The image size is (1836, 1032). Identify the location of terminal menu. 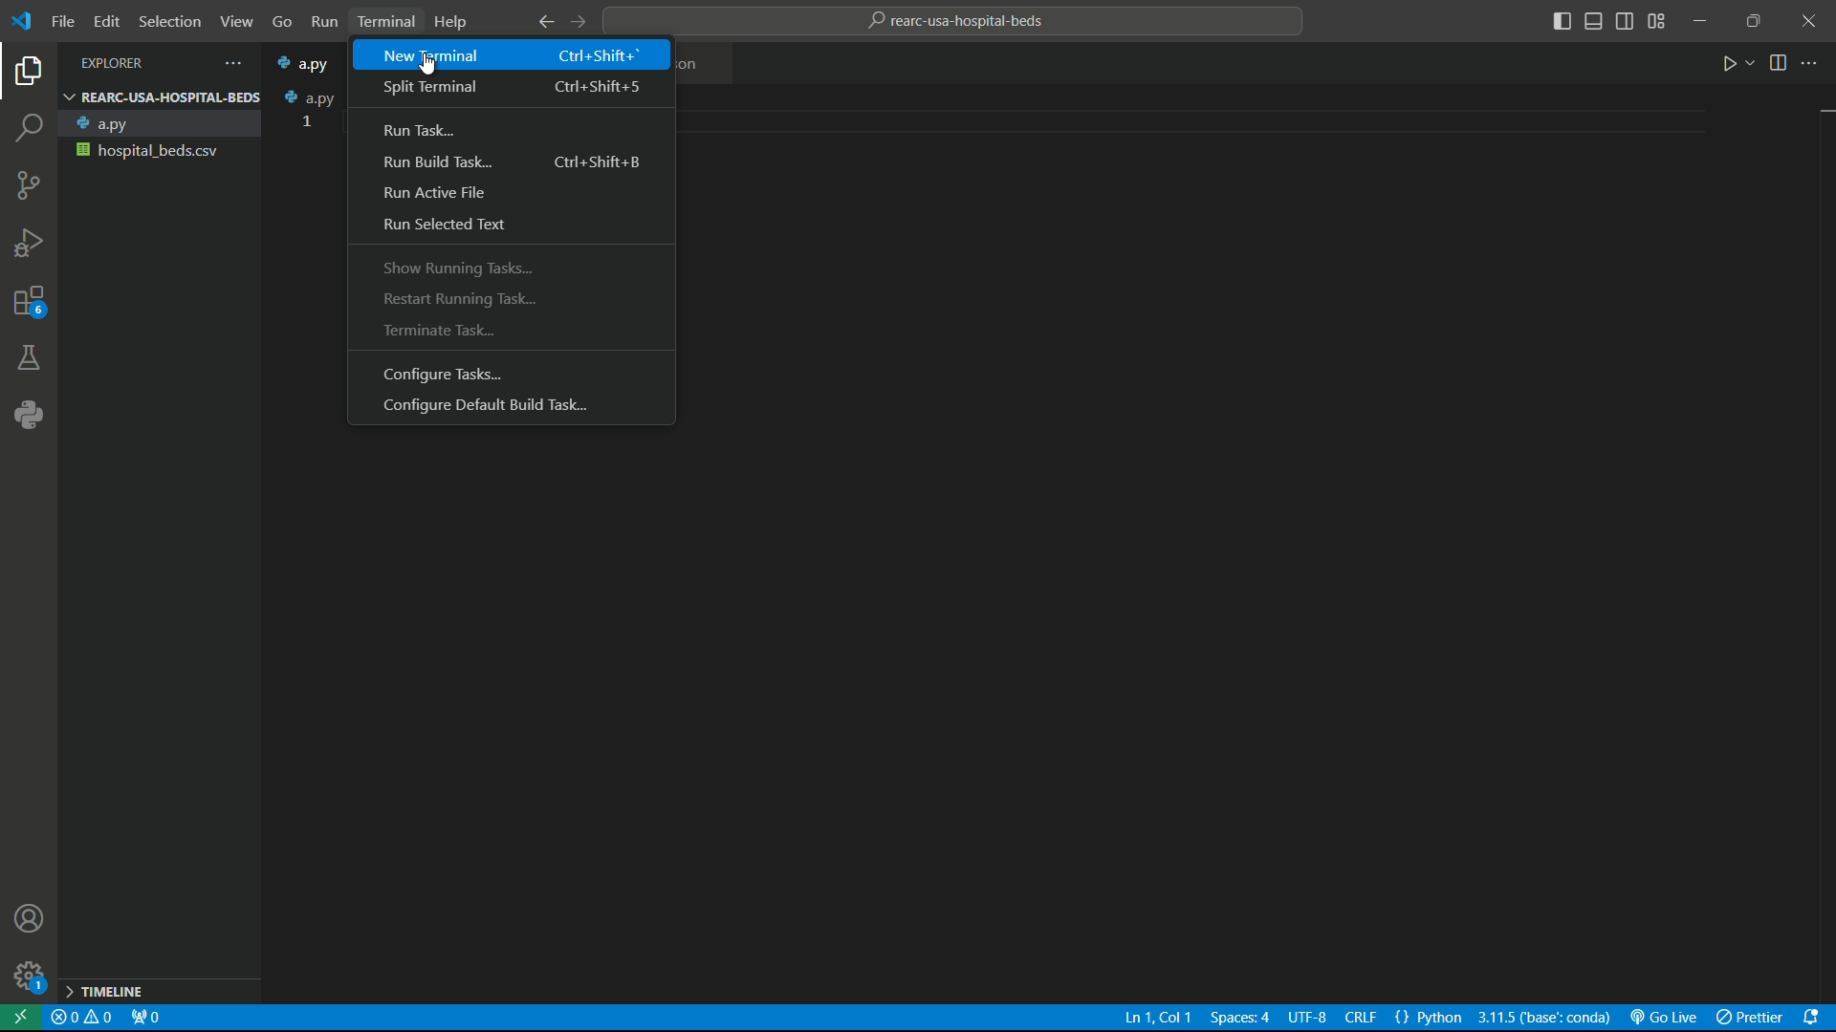
(383, 20).